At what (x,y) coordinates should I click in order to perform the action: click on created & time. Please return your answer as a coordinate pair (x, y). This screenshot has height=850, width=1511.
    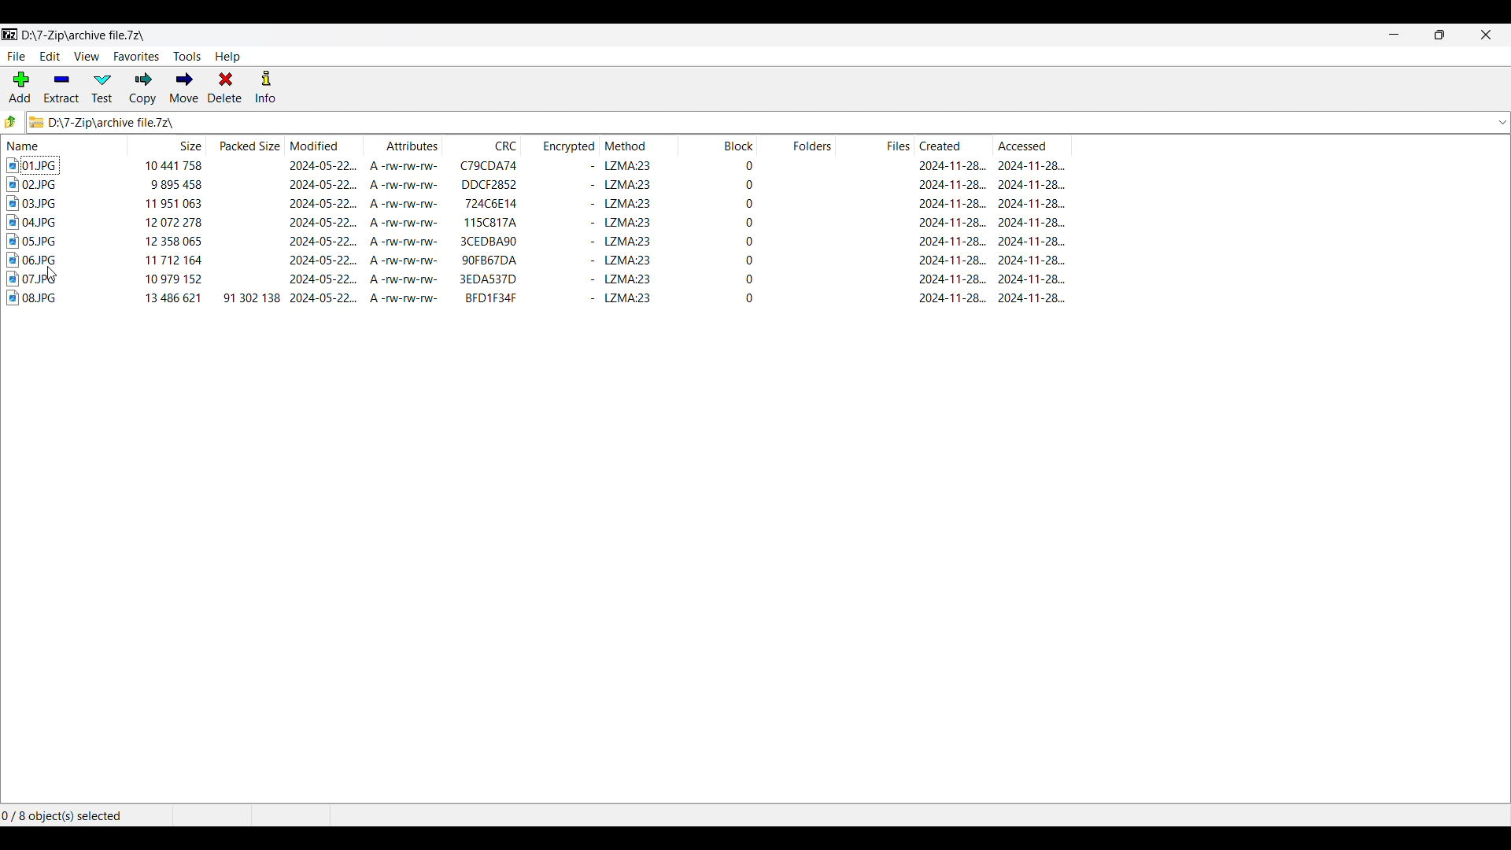
    Looking at the image, I should click on (954, 185).